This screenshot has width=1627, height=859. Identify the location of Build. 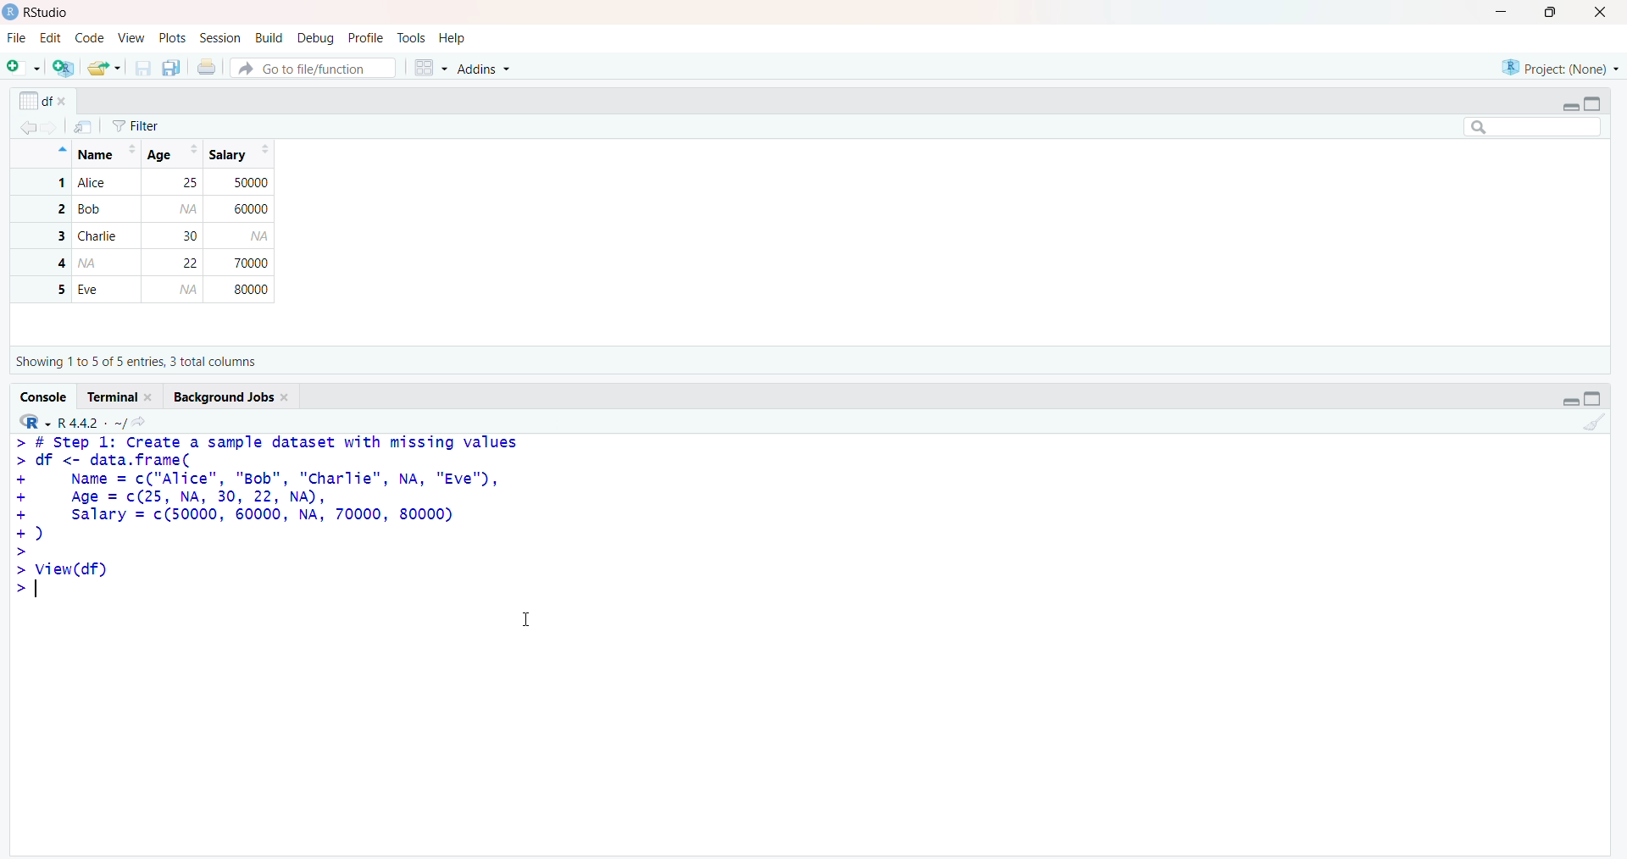
(269, 36).